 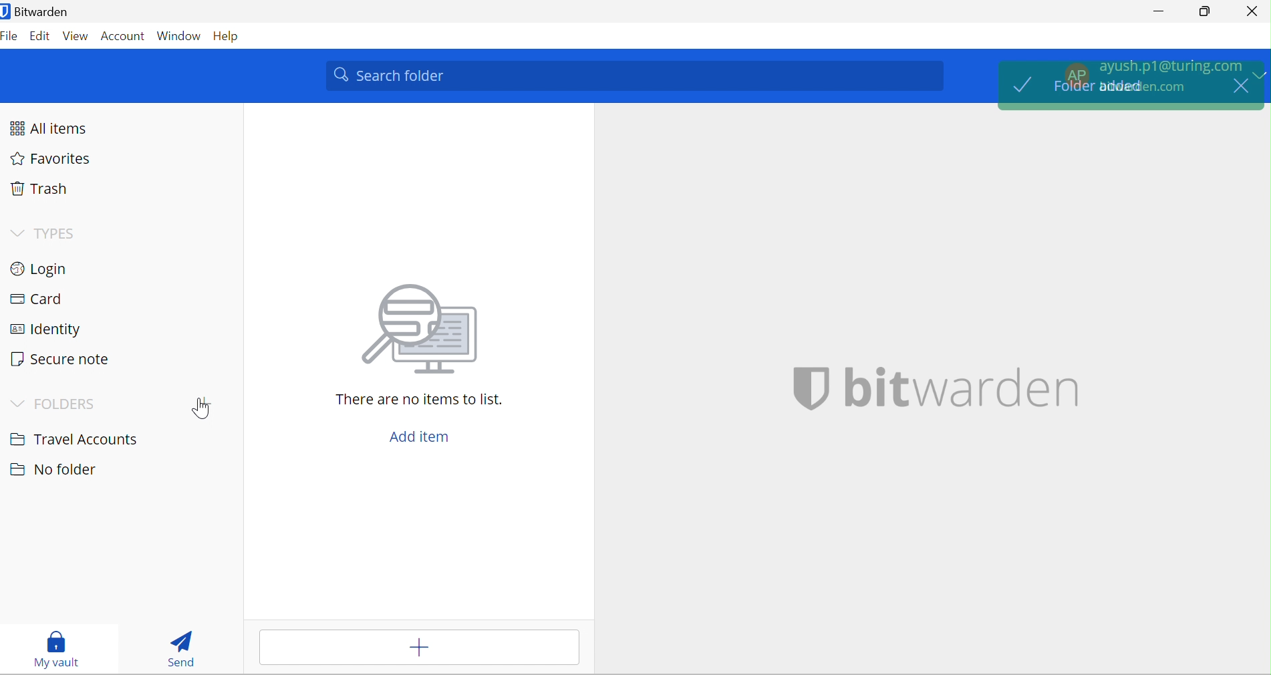 What do you see at coordinates (201, 408) in the screenshot?
I see `Cursor` at bounding box center [201, 408].